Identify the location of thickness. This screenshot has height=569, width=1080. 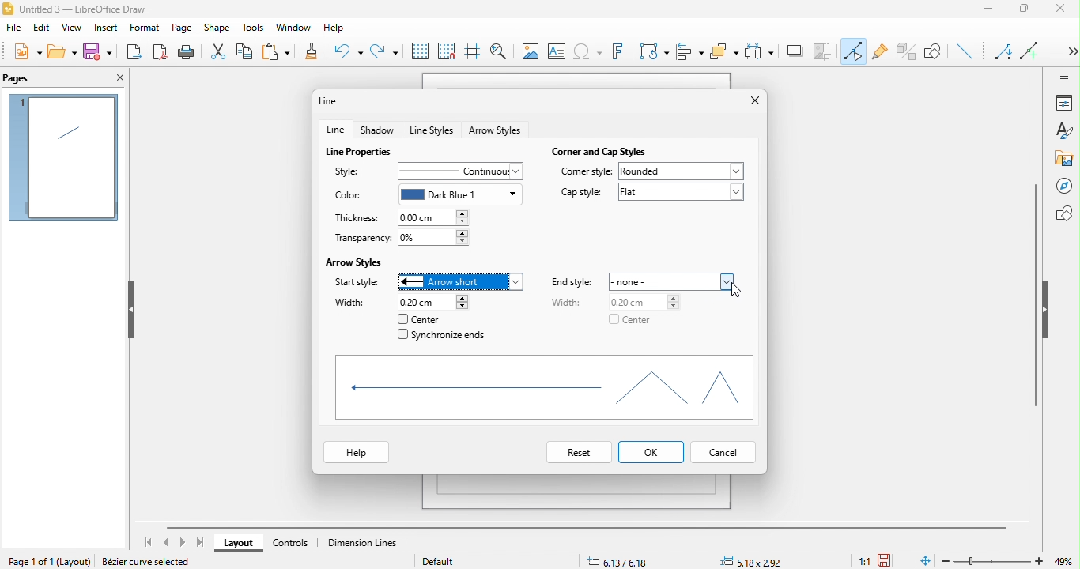
(361, 217).